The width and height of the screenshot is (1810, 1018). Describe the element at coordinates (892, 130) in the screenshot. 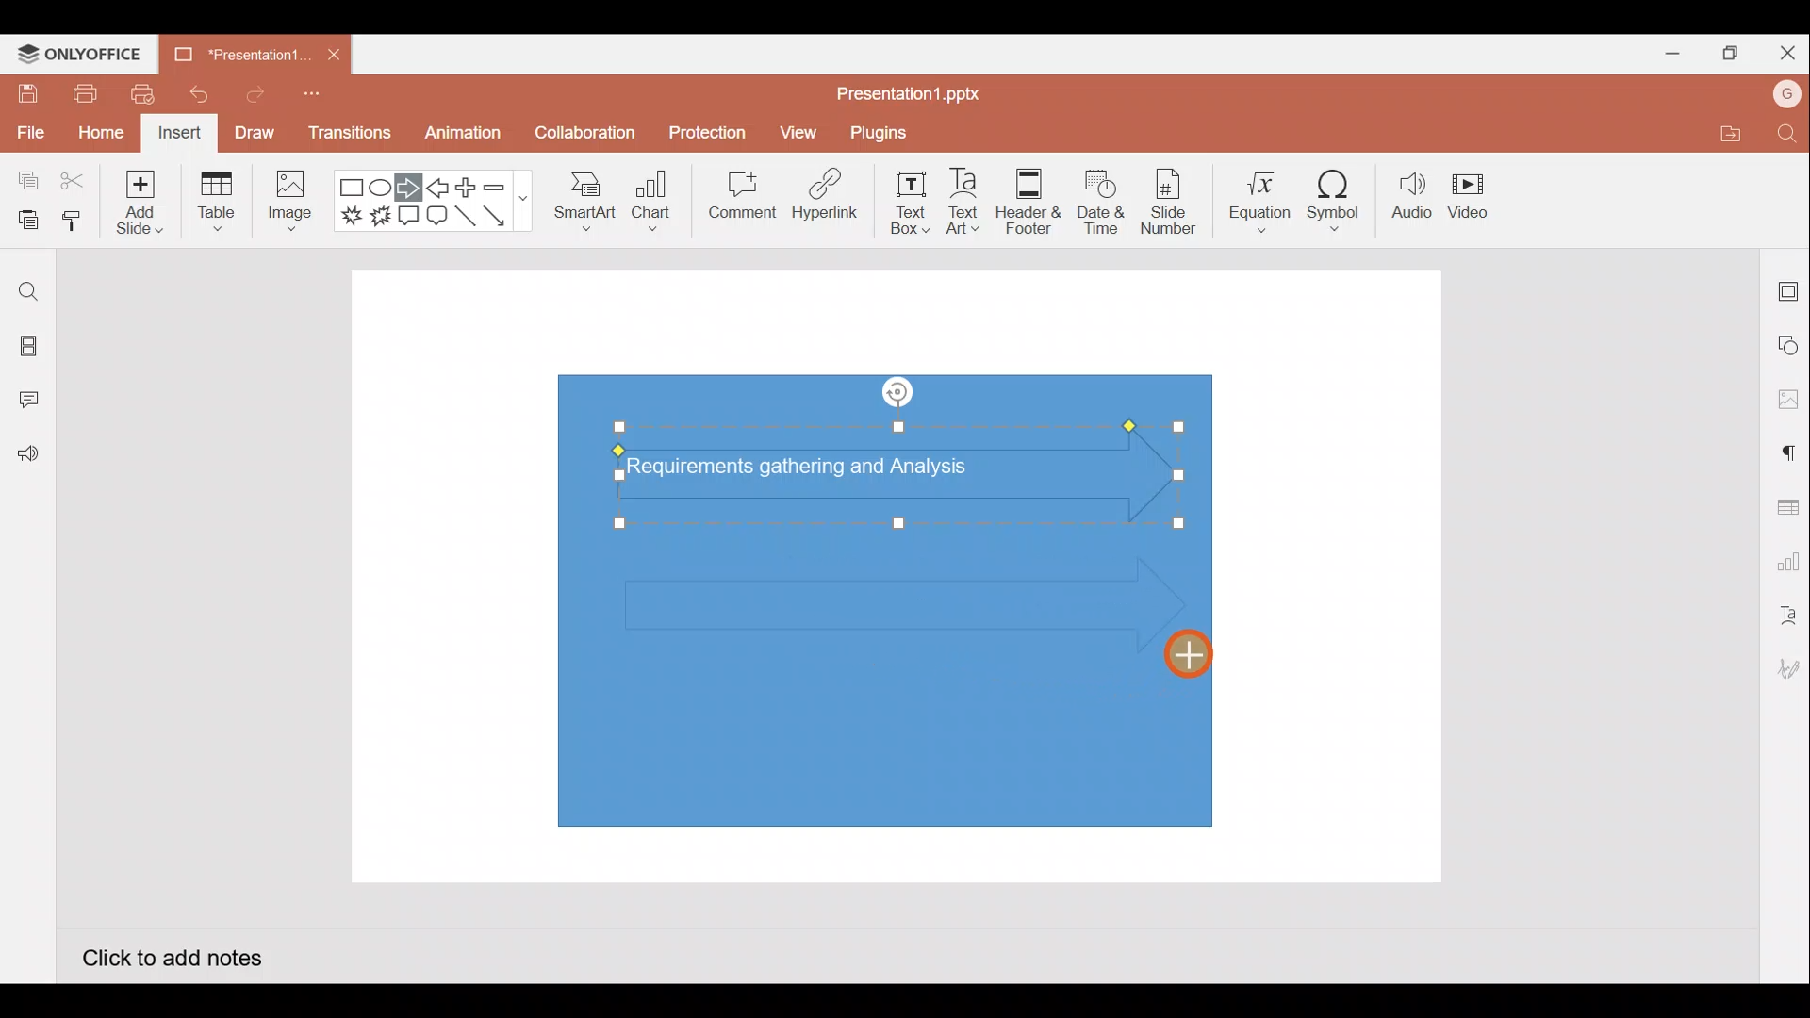

I see `Plugins` at that location.